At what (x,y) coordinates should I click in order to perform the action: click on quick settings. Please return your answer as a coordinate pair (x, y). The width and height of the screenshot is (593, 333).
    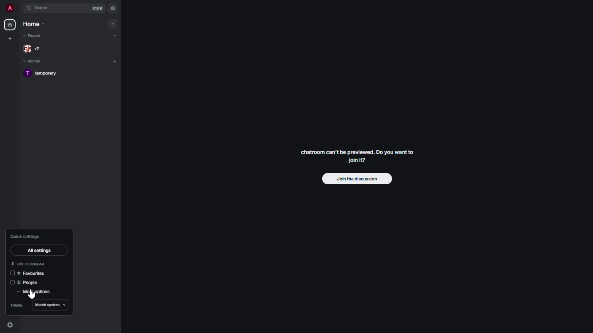
    Looking at the image, I should click on (26, 236).